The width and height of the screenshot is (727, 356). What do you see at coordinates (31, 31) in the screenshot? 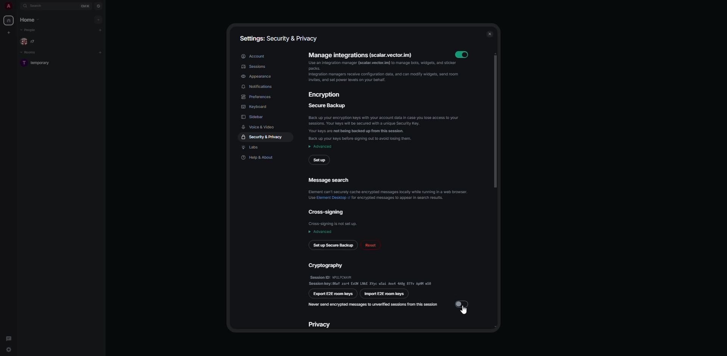
I see `people` at bounding box center [31, 31].